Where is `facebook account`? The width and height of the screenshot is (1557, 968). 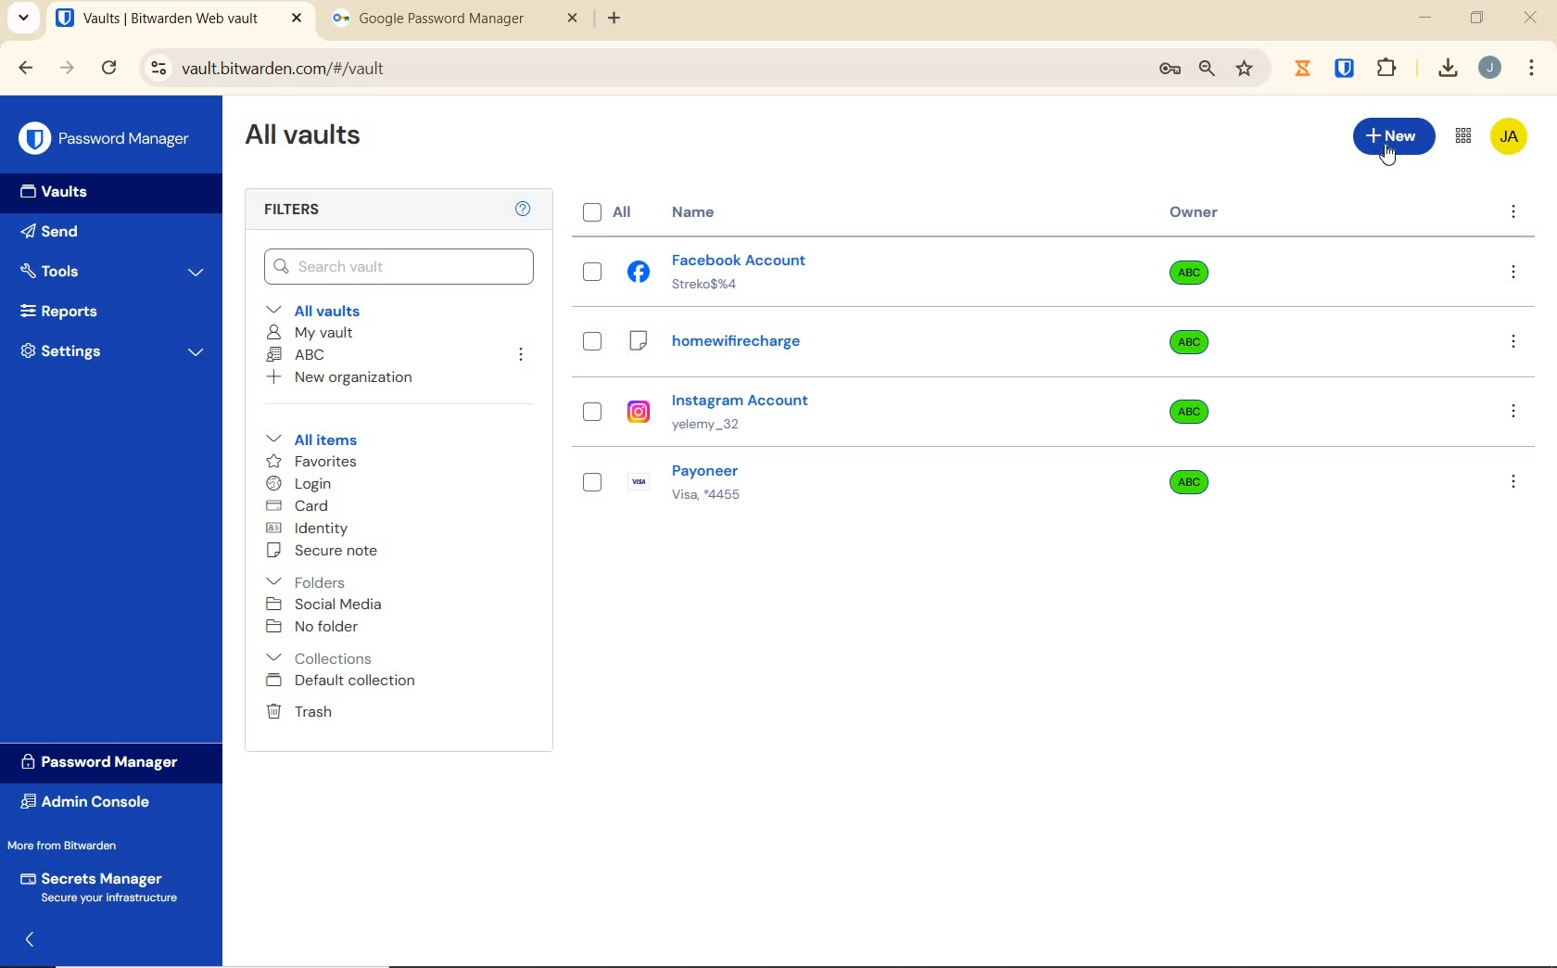
facebook account is located at coordinates (719, 276).